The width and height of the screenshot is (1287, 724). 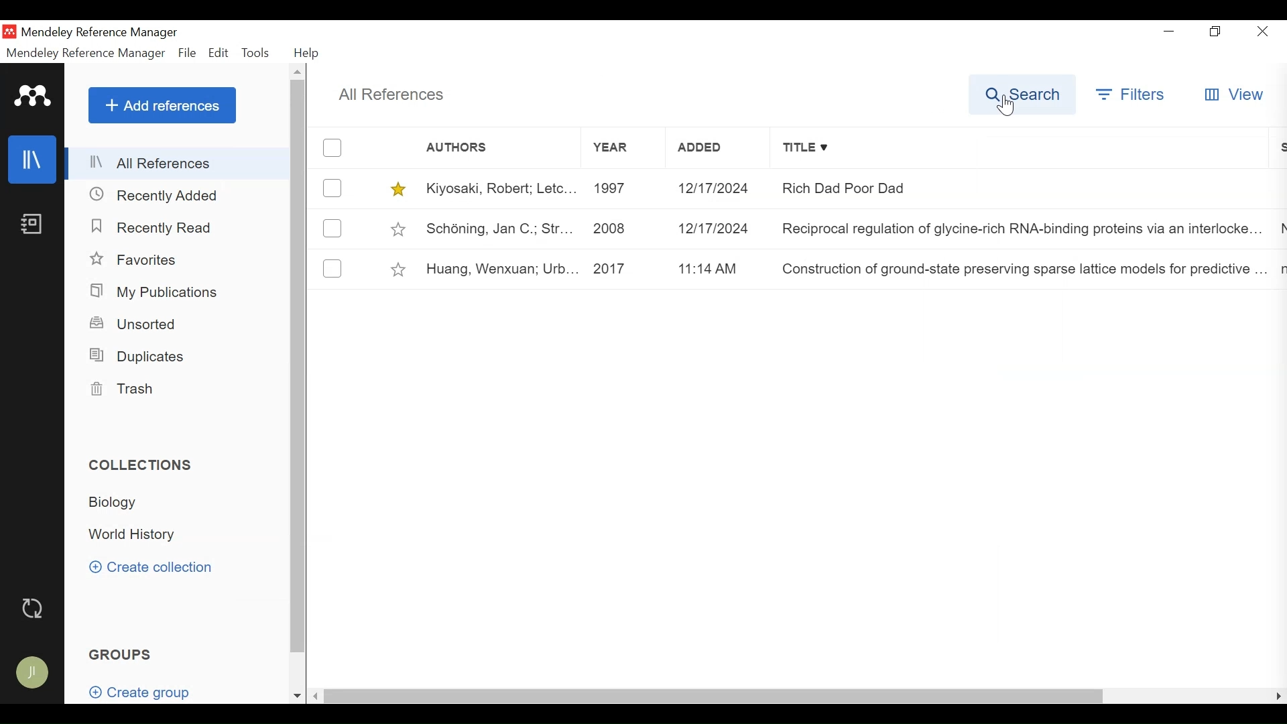 I want to click on Duplicates, so click(x=140, y=355).